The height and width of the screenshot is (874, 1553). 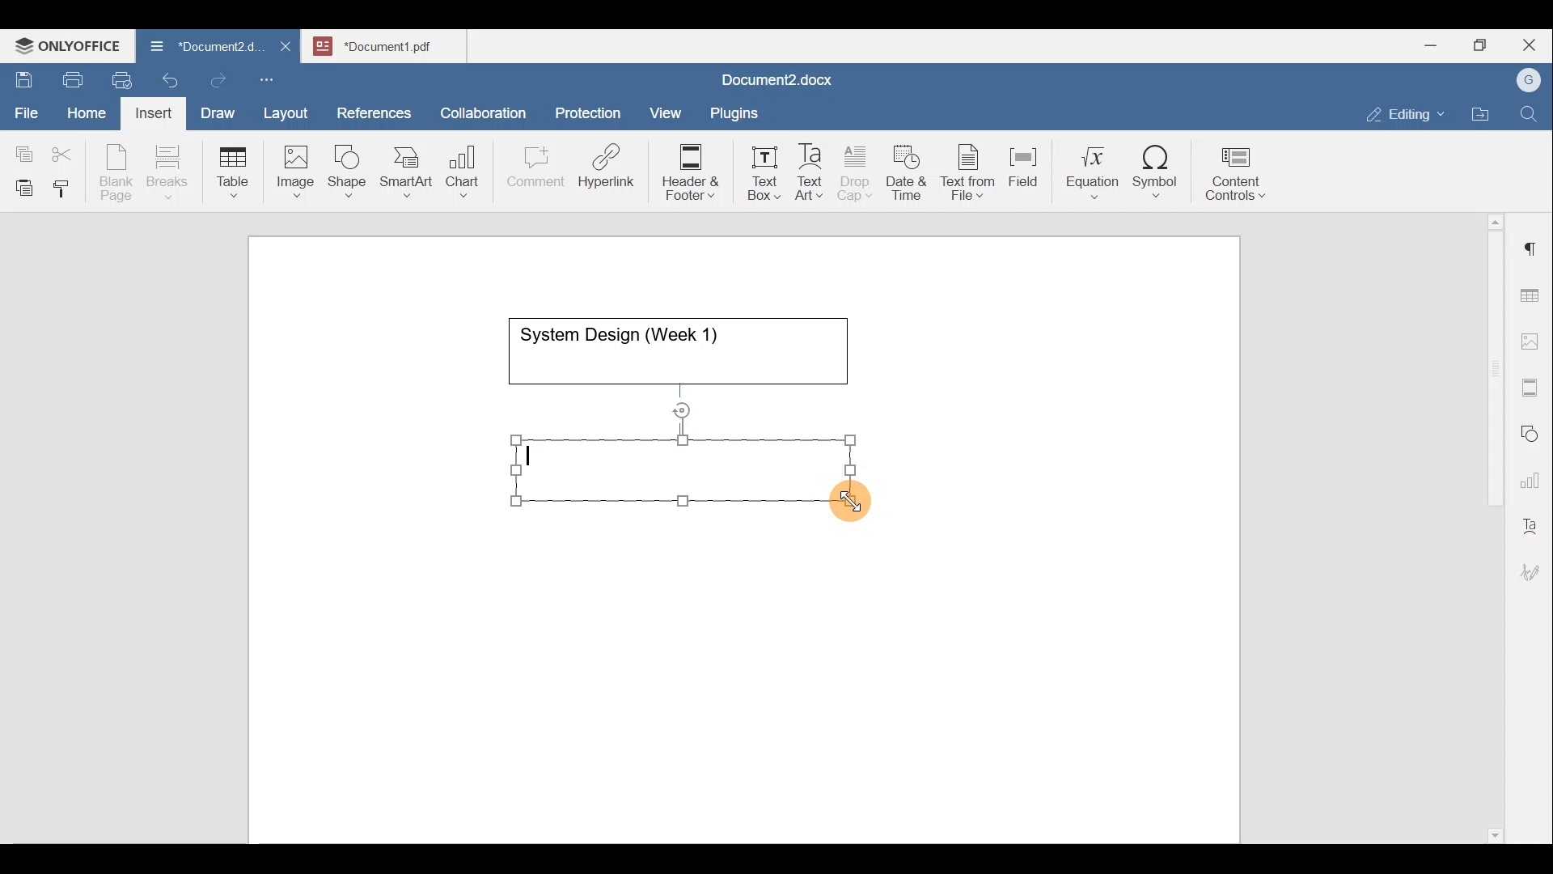 I want to click on Signature settings, so click(x=1534, y=566).